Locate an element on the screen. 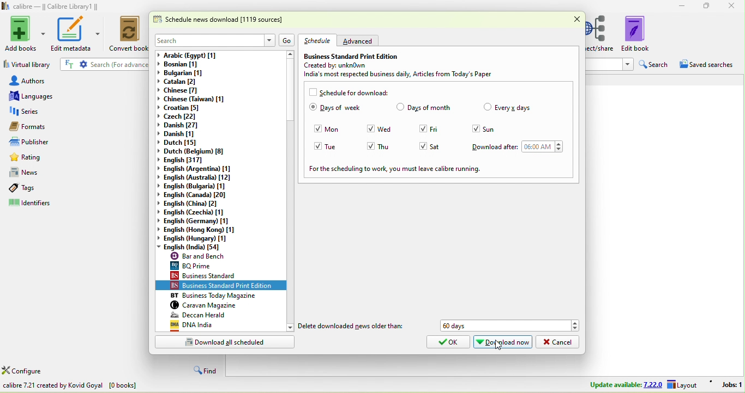 The height and width of the screenshot is (393, 745). tue is located at coordinates (338, 147).